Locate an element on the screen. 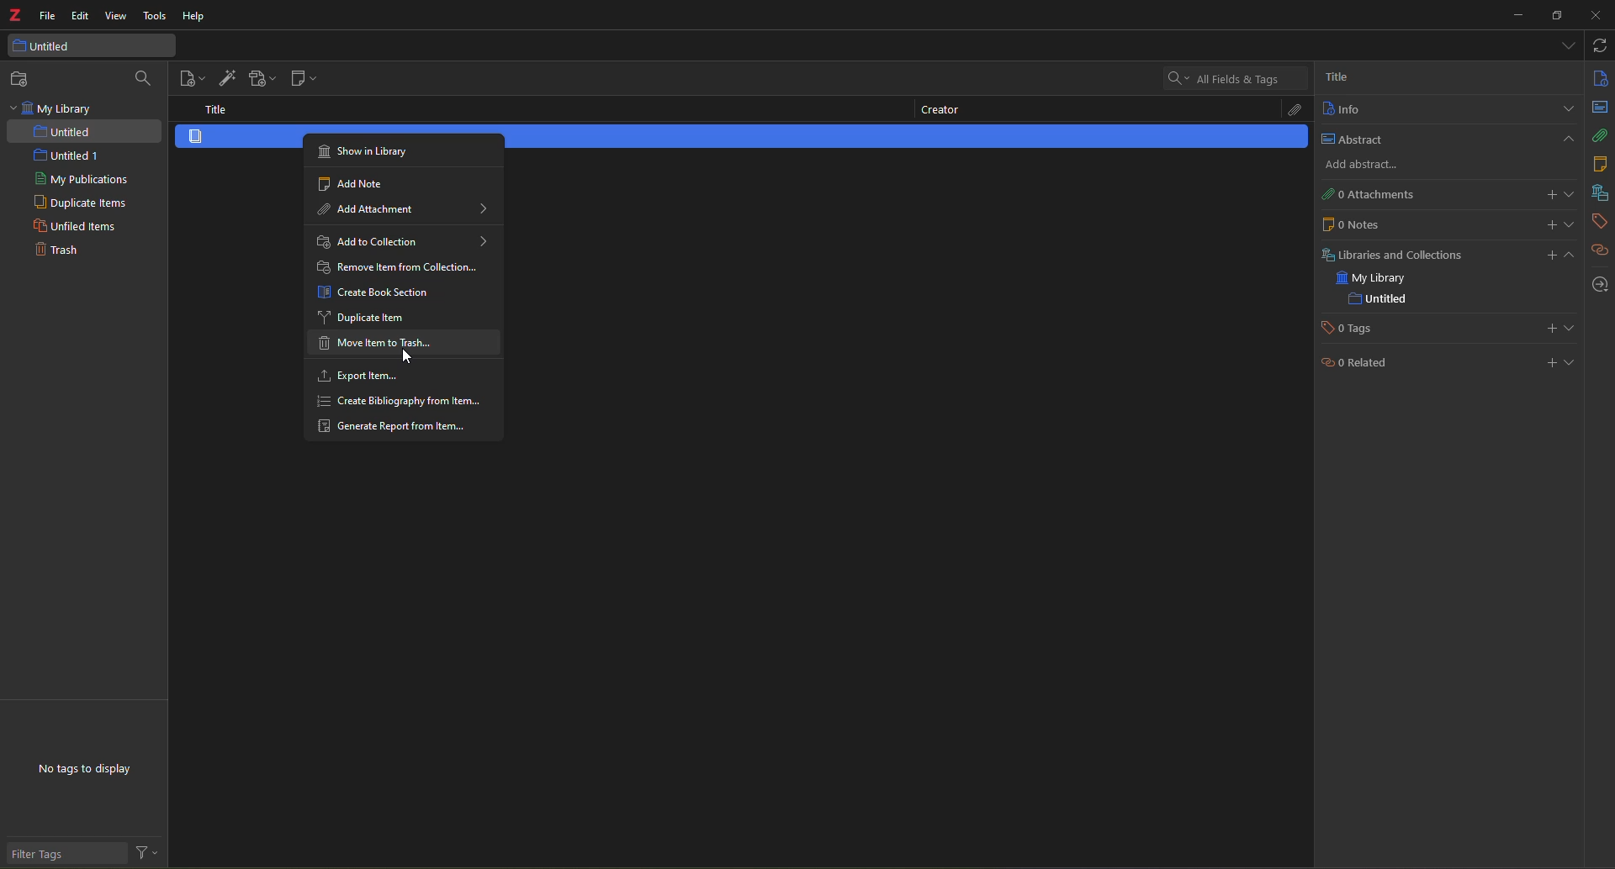 The height and width of the screenshot is (869, 1615). search is located at coordinates (1221, 77).